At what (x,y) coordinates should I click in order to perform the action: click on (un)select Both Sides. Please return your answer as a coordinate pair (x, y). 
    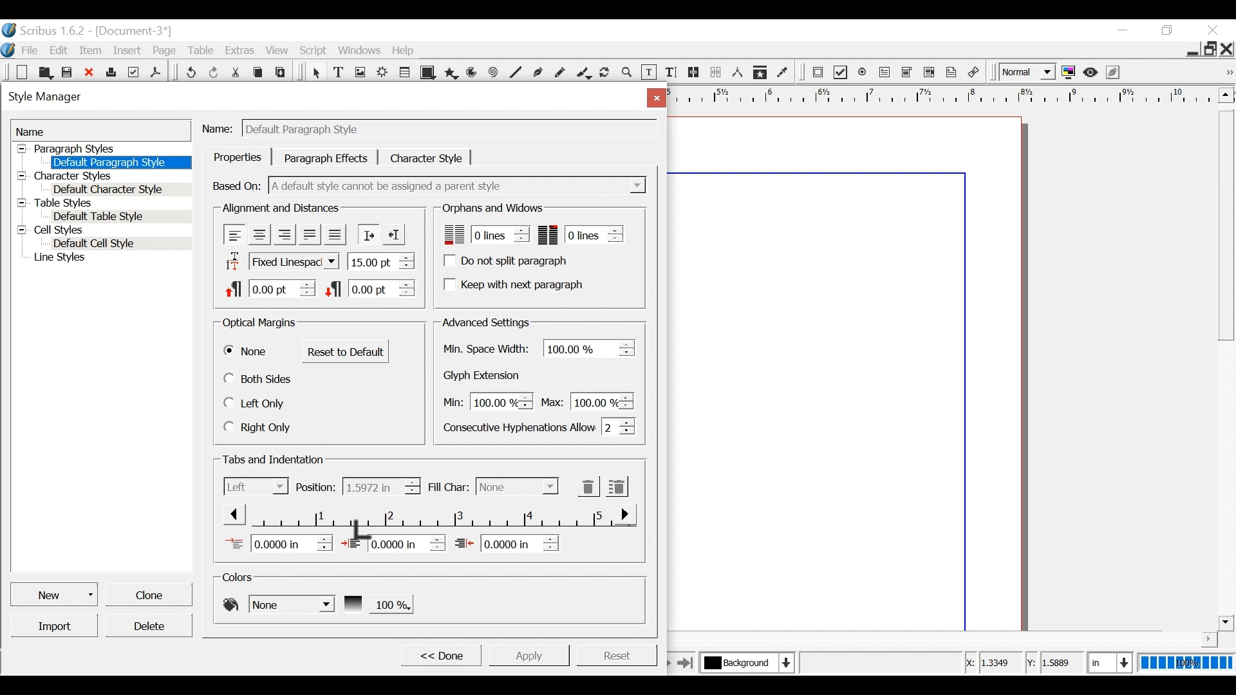
    Looking at the image, I should click on (259, 378).